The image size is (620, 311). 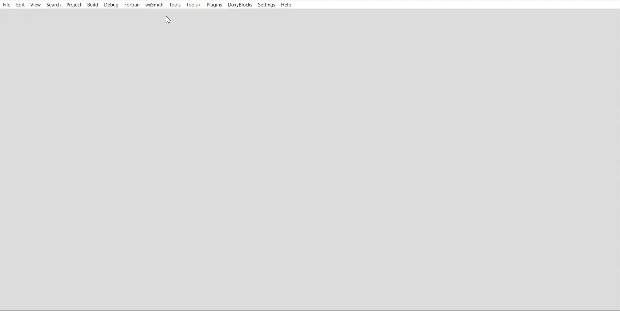 I want to click on Fortran, so click(x=132, y=5).